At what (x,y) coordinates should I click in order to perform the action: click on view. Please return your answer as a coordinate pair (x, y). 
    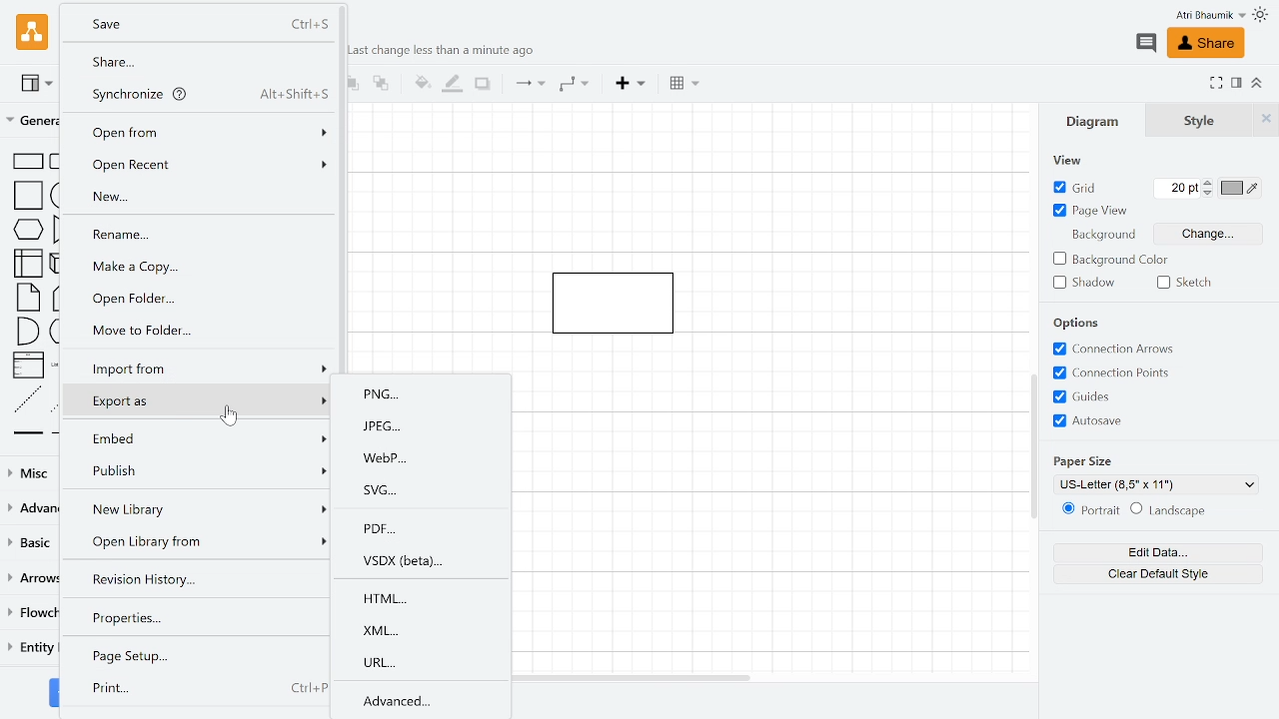
    Looking at the image, I should click on (1066, 160).